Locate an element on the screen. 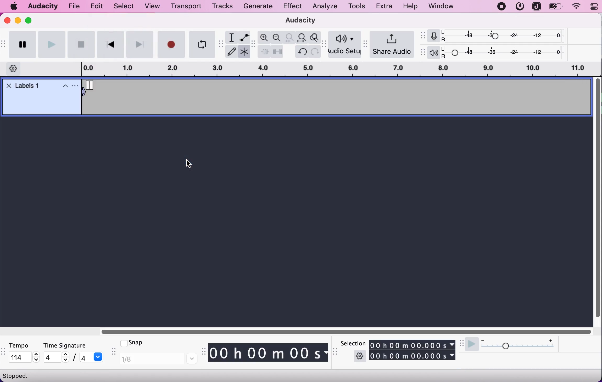 Image resolution: width=602 pixels, height=382 pixels. audacity time toolbar is located at coordinates (202, 352).